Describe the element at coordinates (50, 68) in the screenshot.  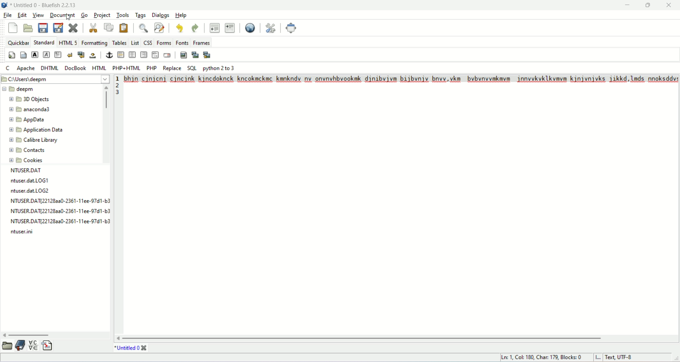
I see `DHTML` at that location.